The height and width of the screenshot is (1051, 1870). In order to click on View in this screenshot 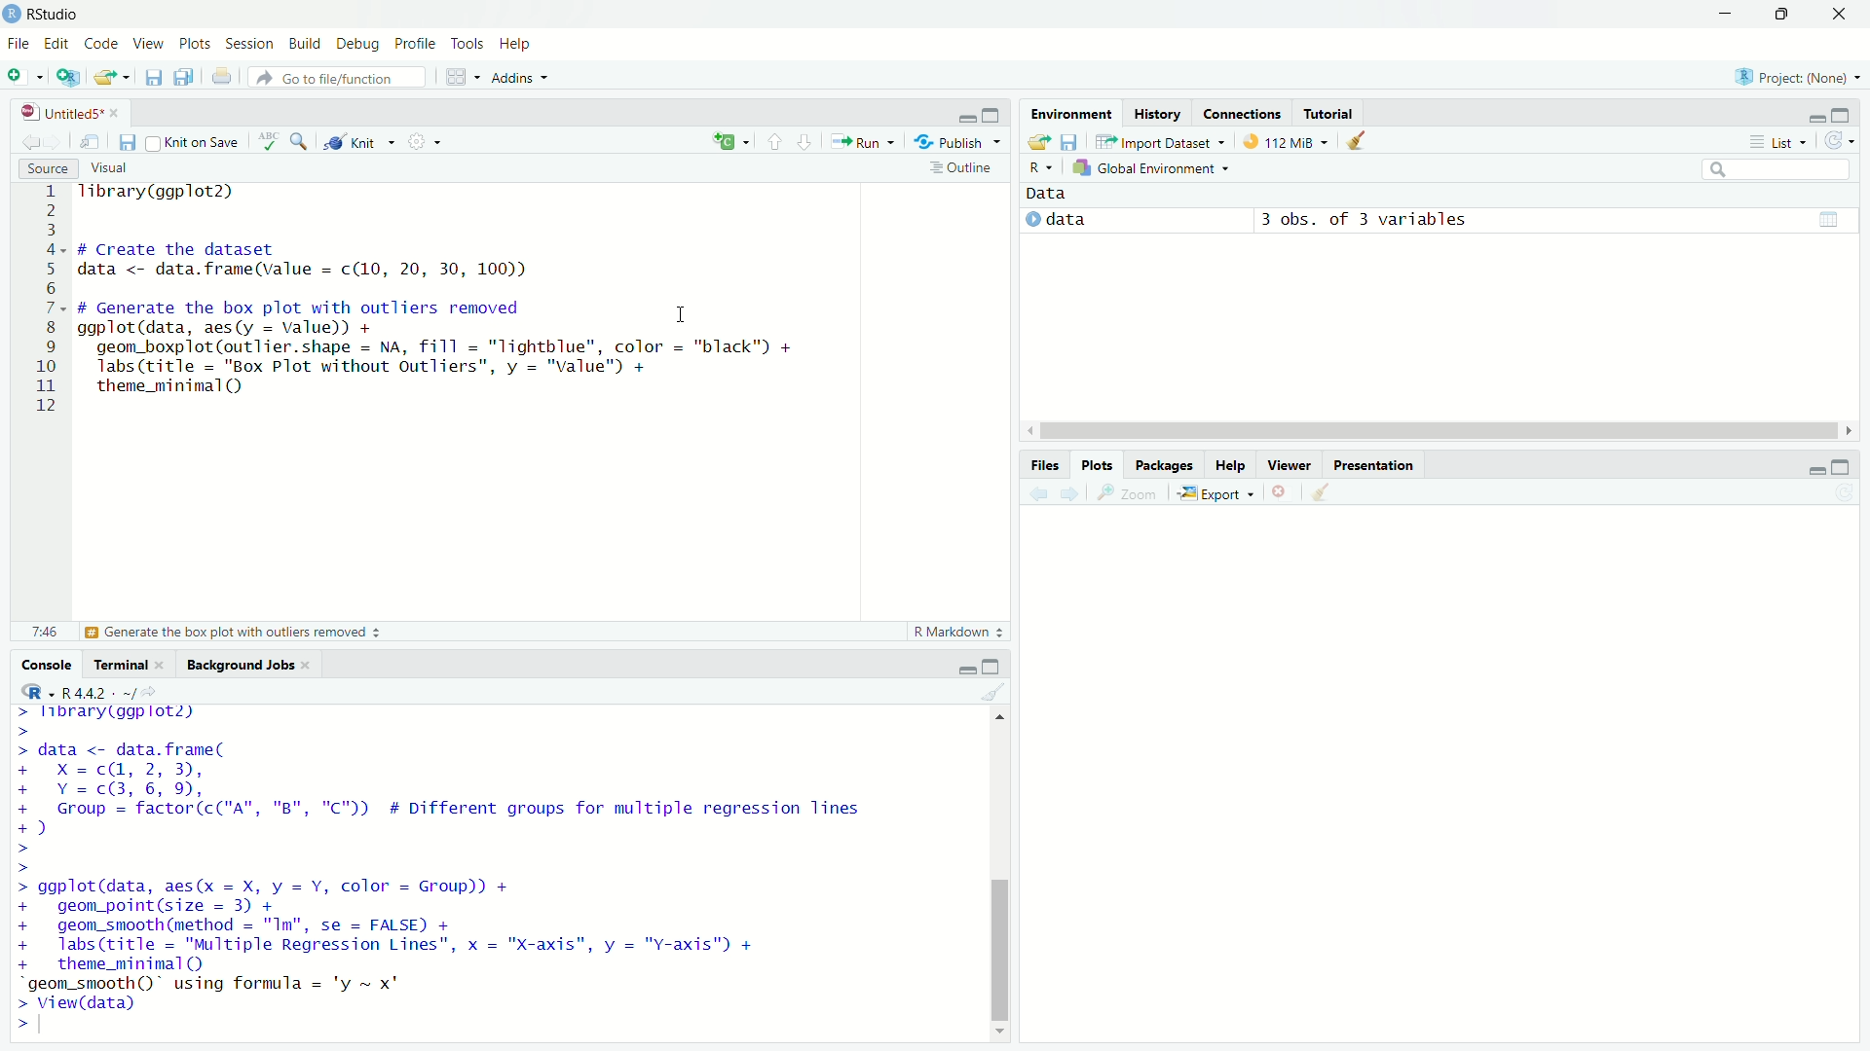, I will do `click(146, 45)`.